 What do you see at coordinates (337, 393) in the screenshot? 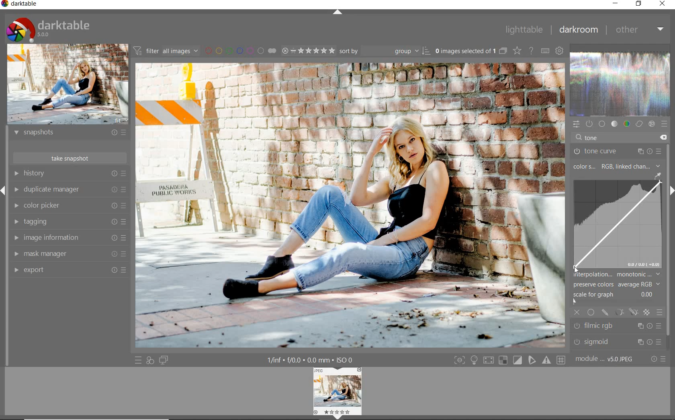
I see `image preview` at bounding box center [337, 393].